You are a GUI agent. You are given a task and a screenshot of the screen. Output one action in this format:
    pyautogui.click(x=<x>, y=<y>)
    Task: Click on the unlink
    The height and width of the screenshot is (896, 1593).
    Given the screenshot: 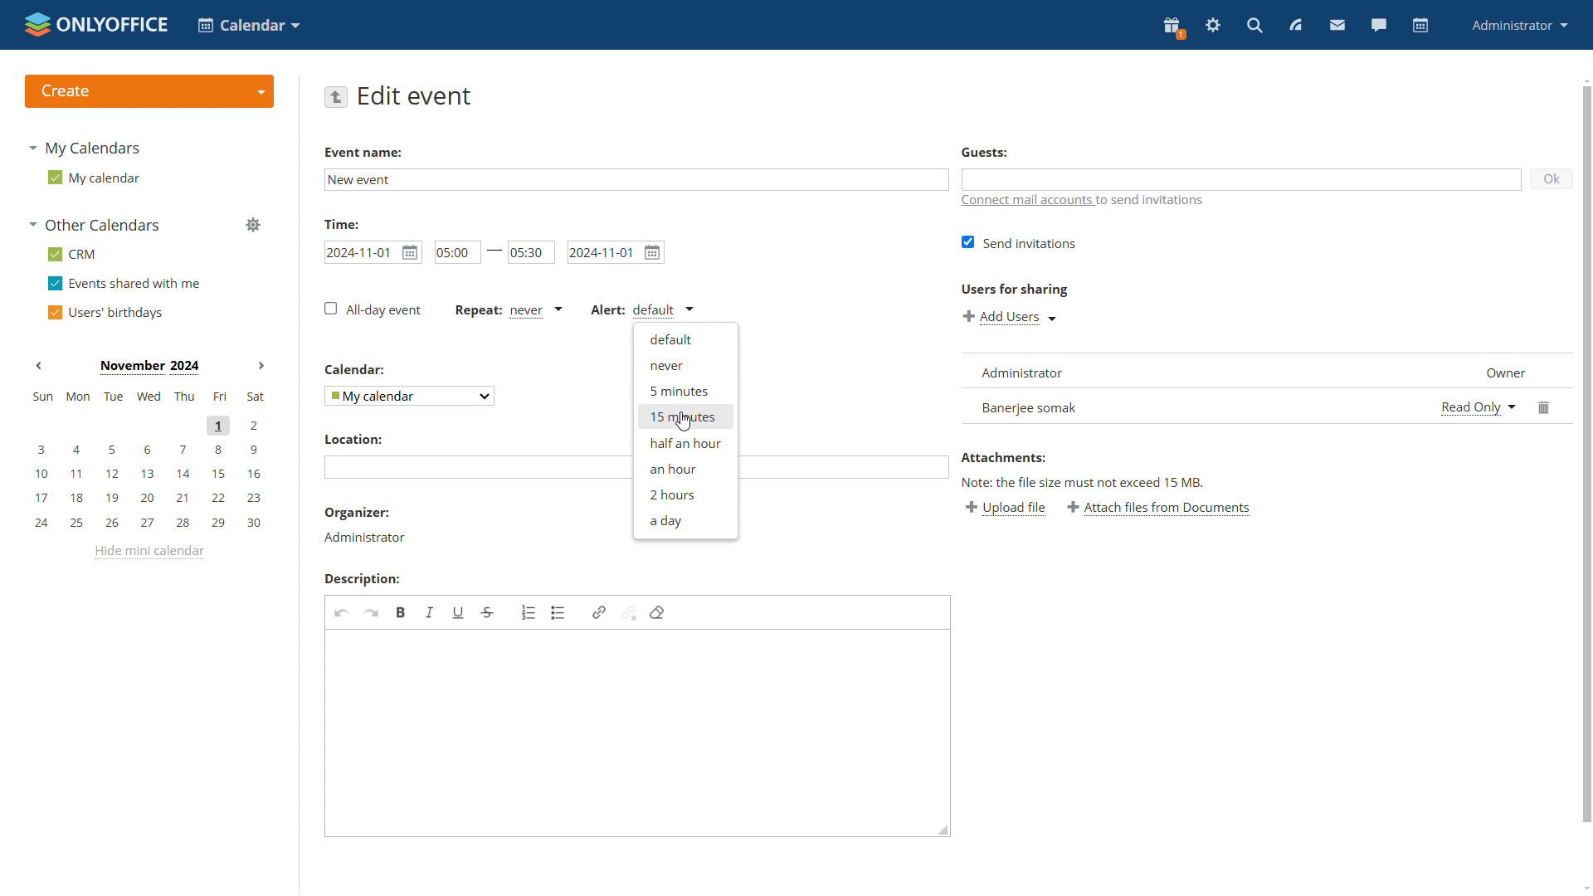 What is the action you would take?
    pyautogui.click(x=629, y=612)
    